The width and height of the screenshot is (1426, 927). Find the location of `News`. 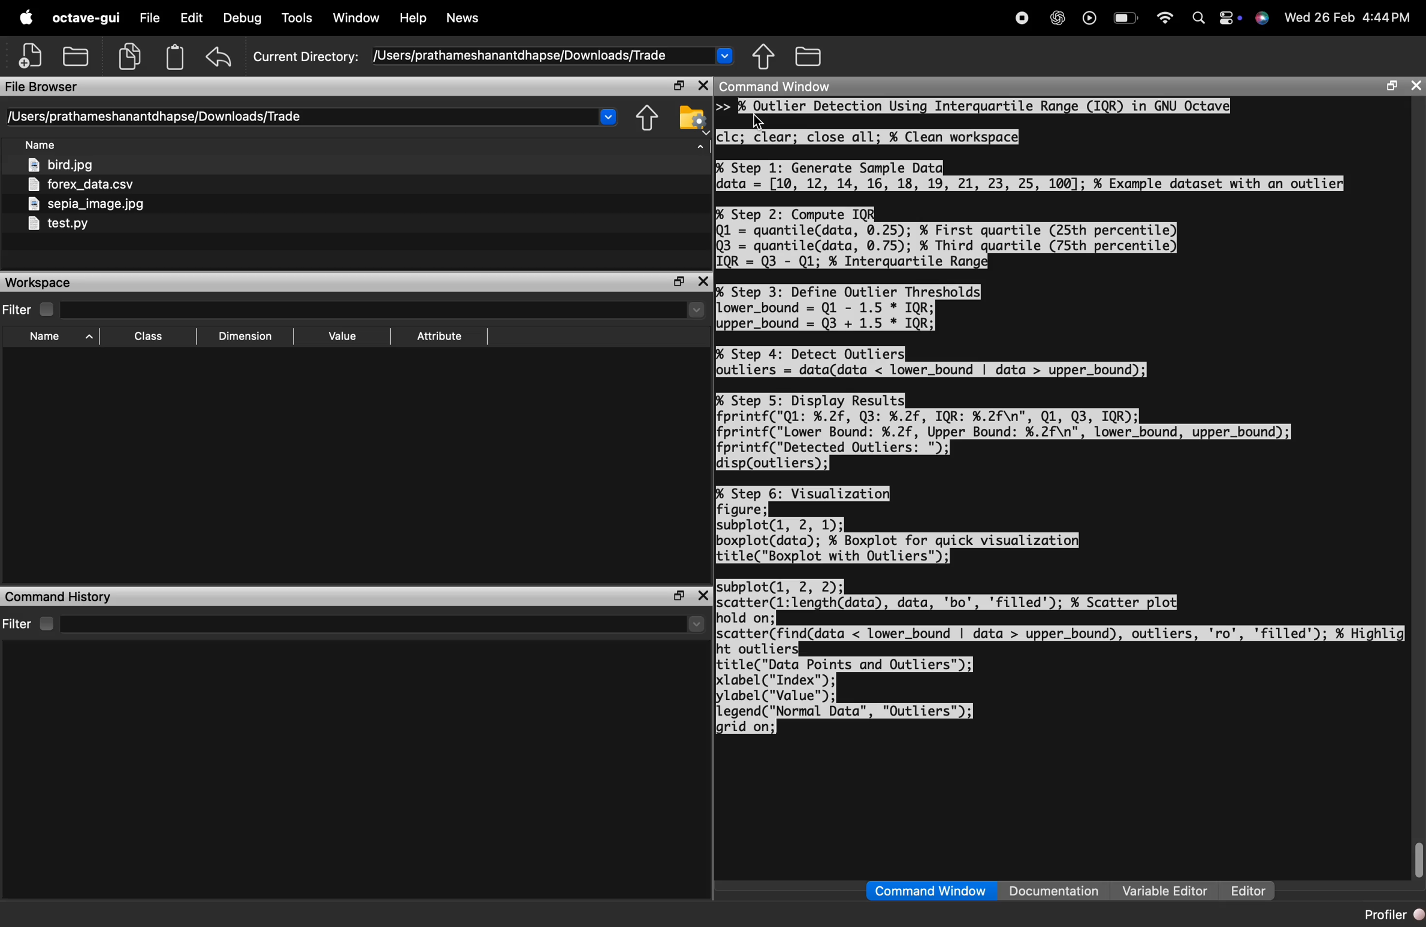

News is located at coordinates (464, 17).